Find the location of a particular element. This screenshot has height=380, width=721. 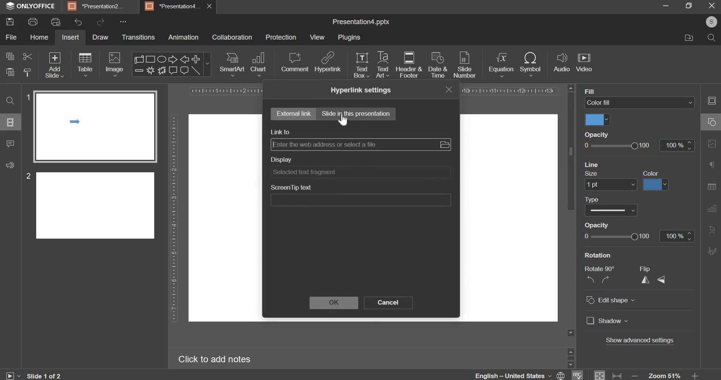

print preview is located at coordinates (56, 22).